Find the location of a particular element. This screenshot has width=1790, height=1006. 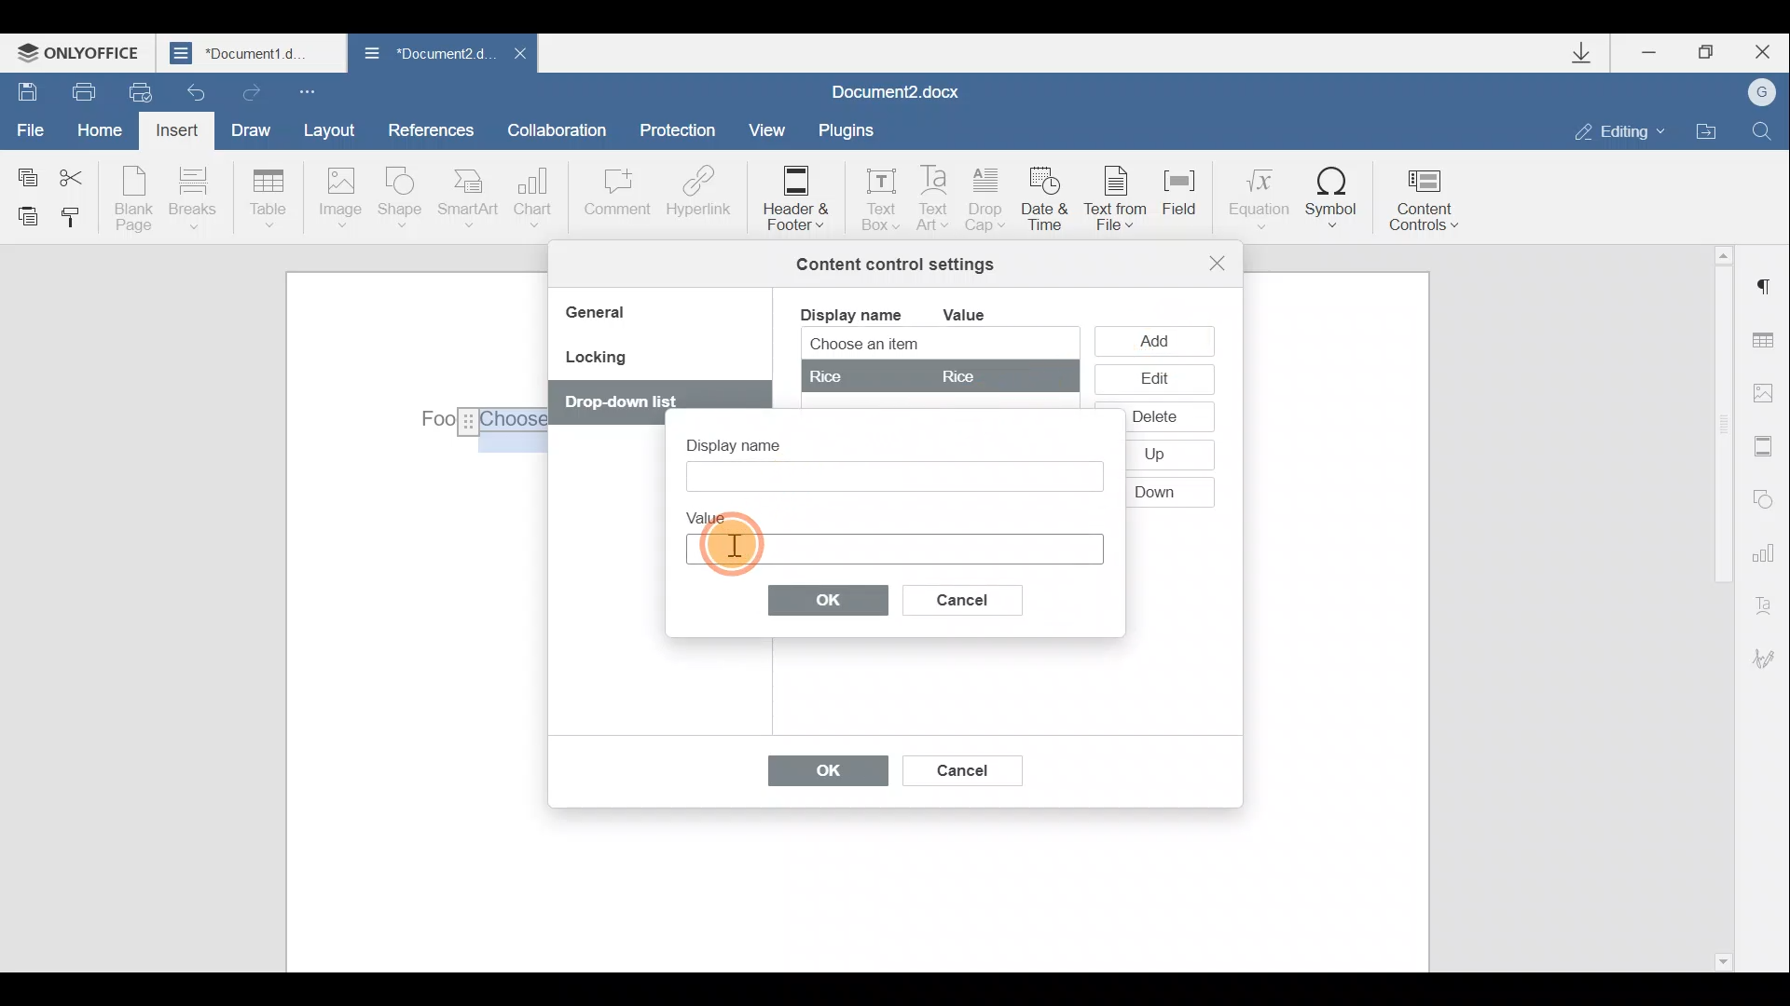

Display name is located at coordinates (849, 313).